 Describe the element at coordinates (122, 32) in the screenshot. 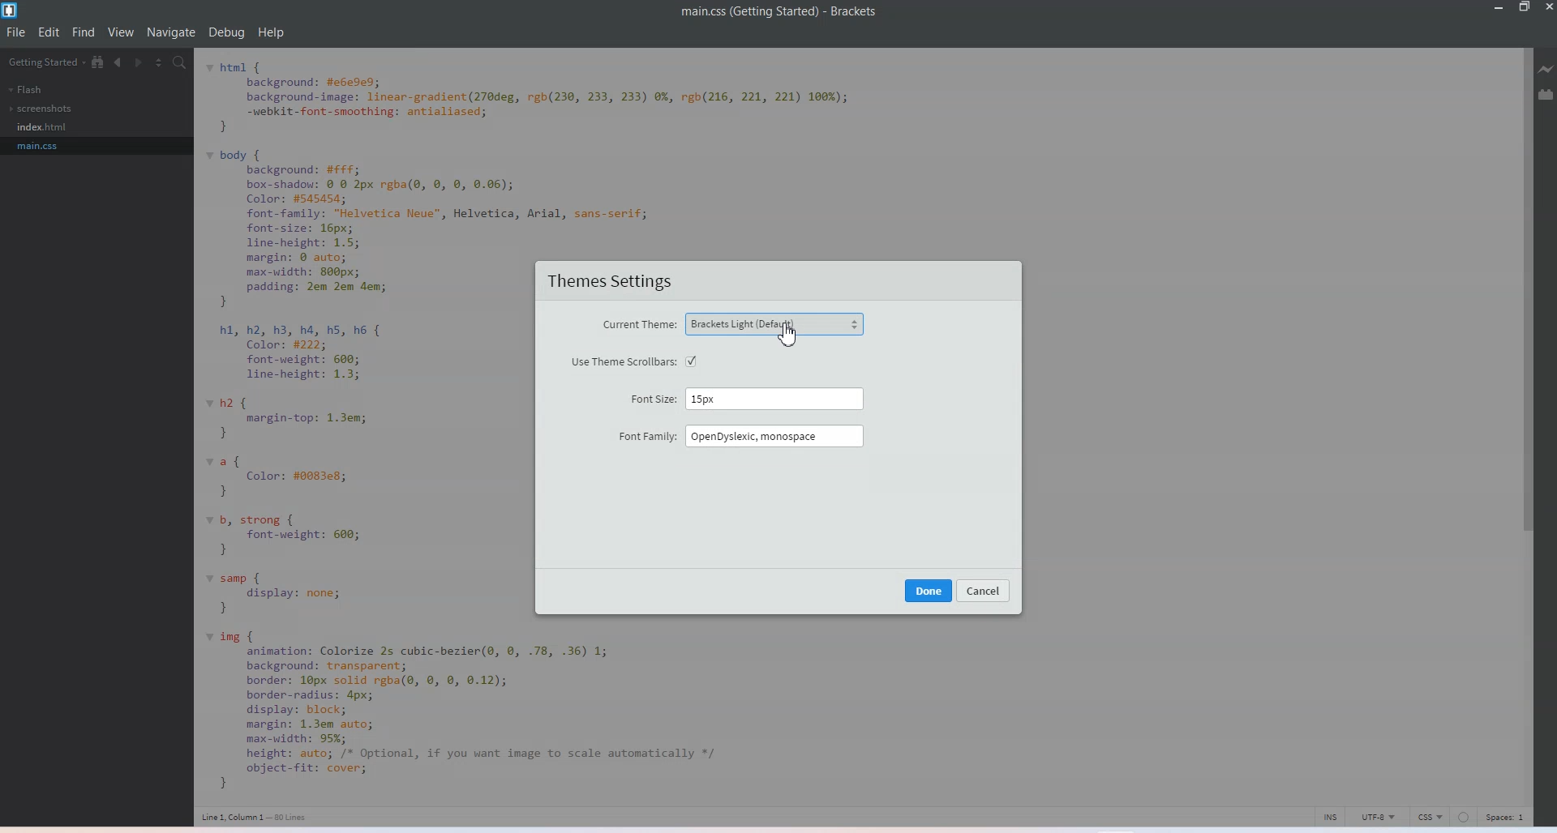

I see `View` at that location.